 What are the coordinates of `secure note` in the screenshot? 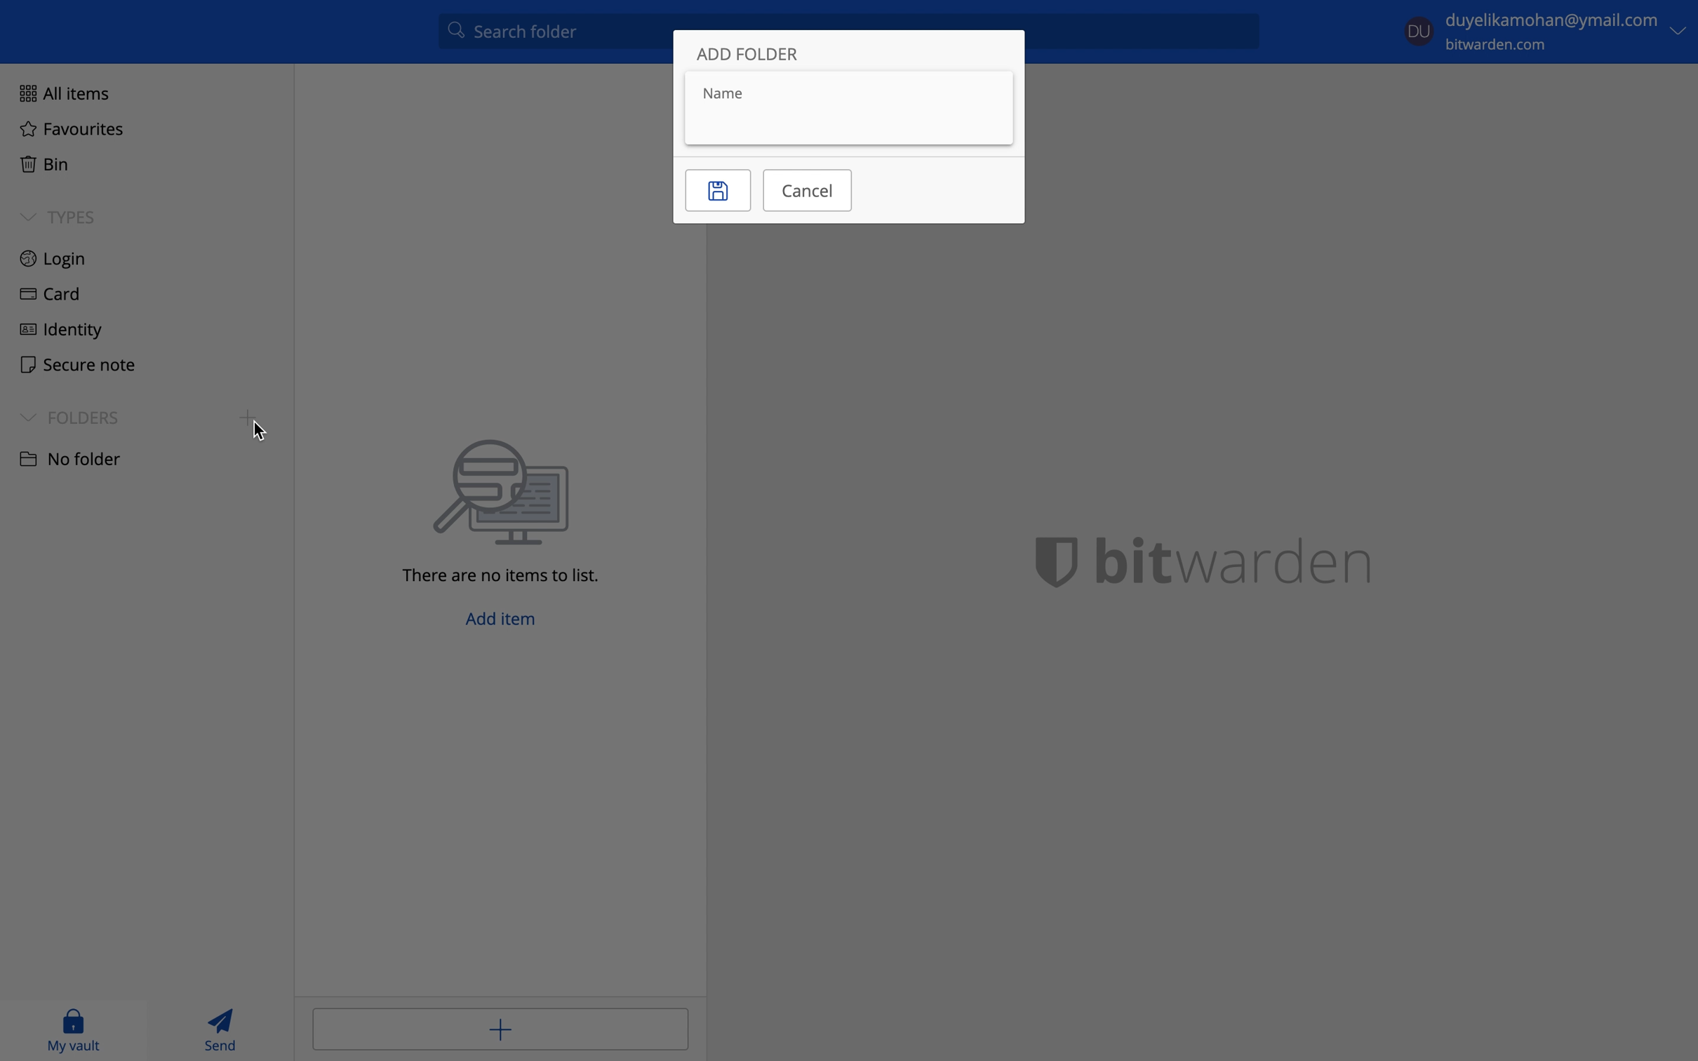 It's located at (72, 363).